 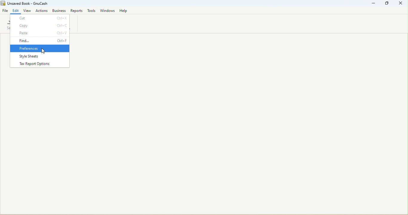 I want to click on Preferences, so click(x=40, y=49).